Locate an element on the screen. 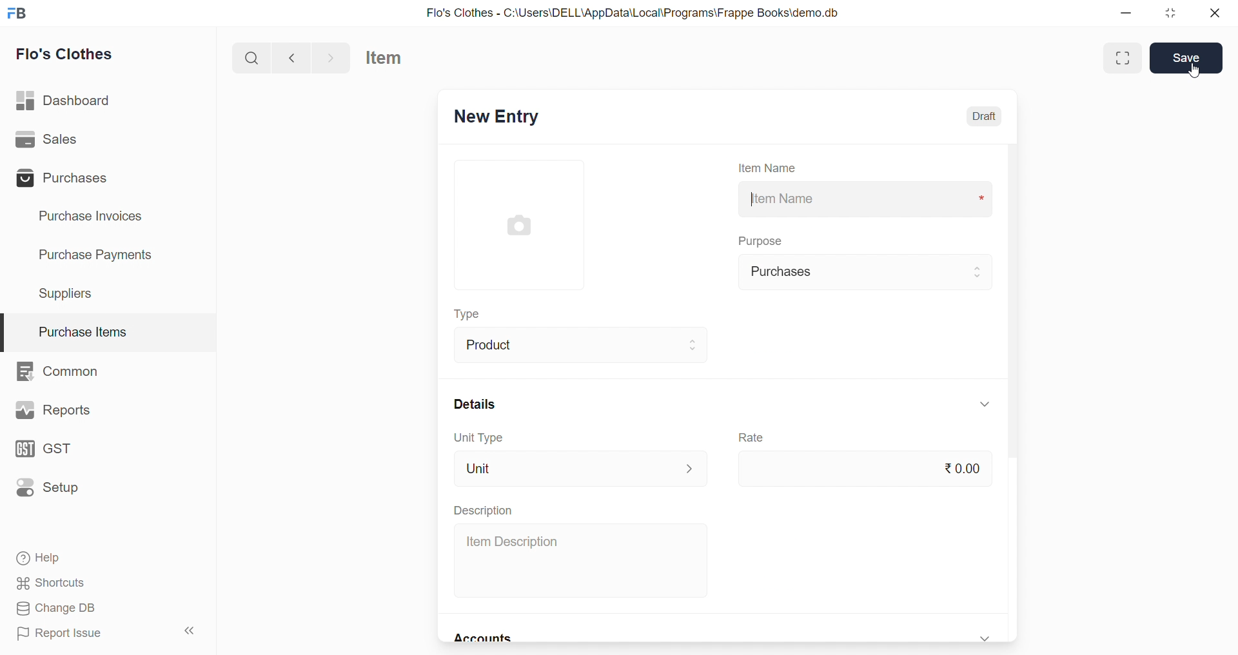 This screenshot has height=655, width=1238. Purchases is located at coordinates (867, 272).